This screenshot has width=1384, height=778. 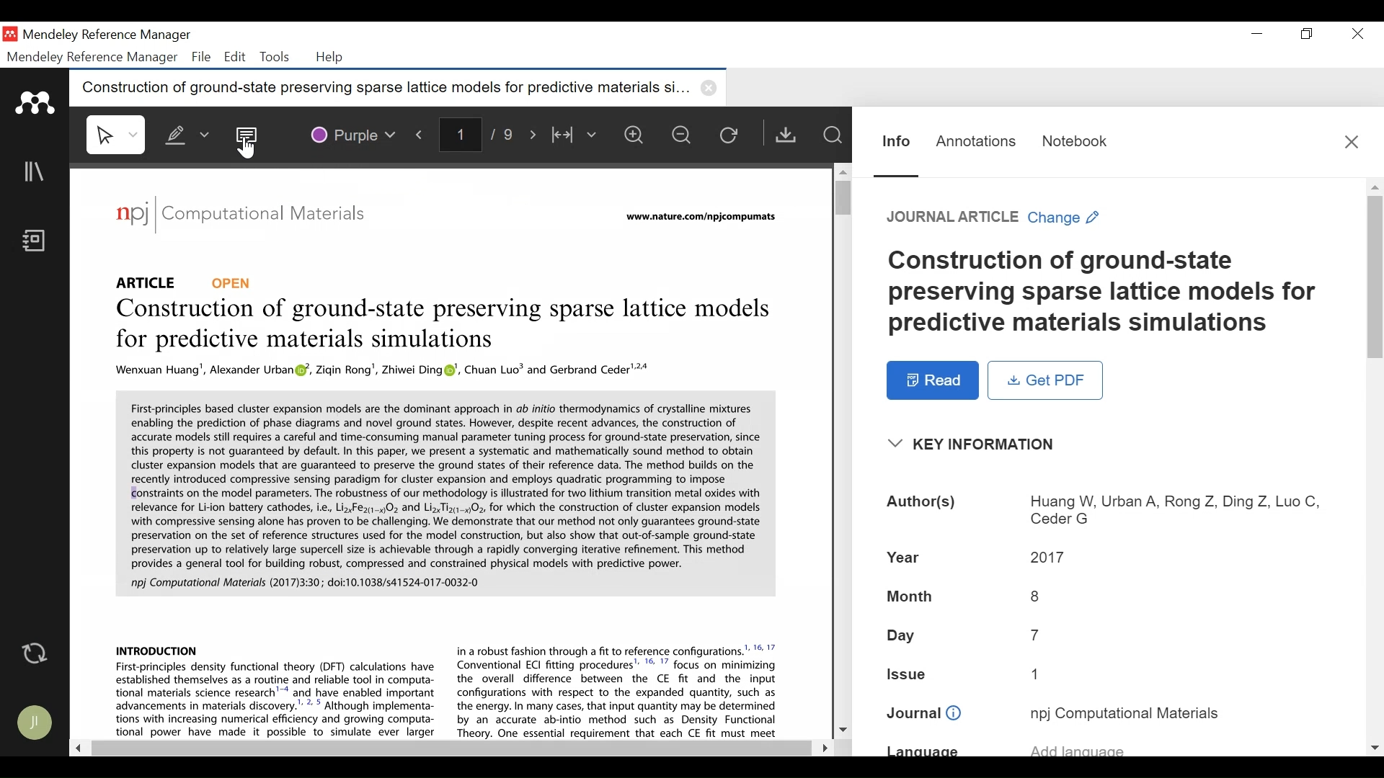 What do you see at coordinates (1305, 35) in the screenshot?
I see `Restore` at bounding box center [1305, 35].